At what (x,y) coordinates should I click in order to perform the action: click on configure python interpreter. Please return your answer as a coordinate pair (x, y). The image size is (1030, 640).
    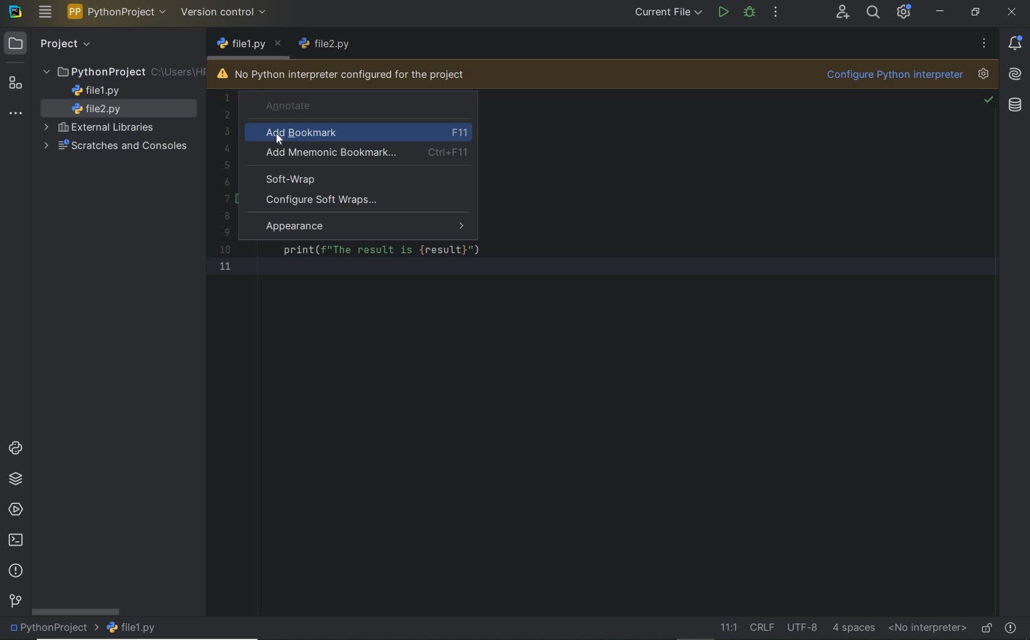
    Looking at the image, I should click on (907, 75).